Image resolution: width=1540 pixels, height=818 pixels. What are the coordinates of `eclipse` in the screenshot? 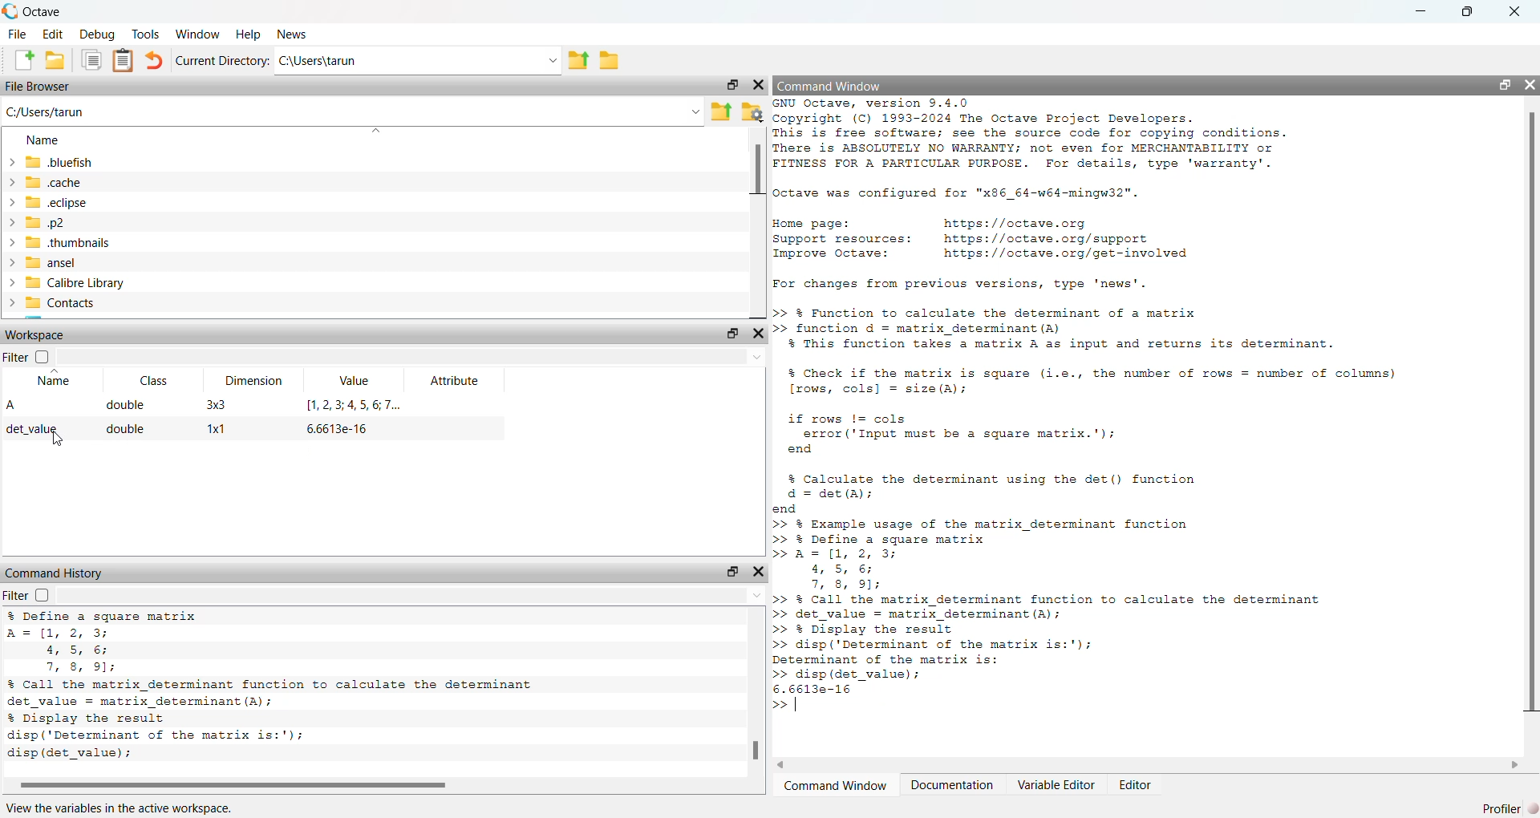 It's located at (51, 204).